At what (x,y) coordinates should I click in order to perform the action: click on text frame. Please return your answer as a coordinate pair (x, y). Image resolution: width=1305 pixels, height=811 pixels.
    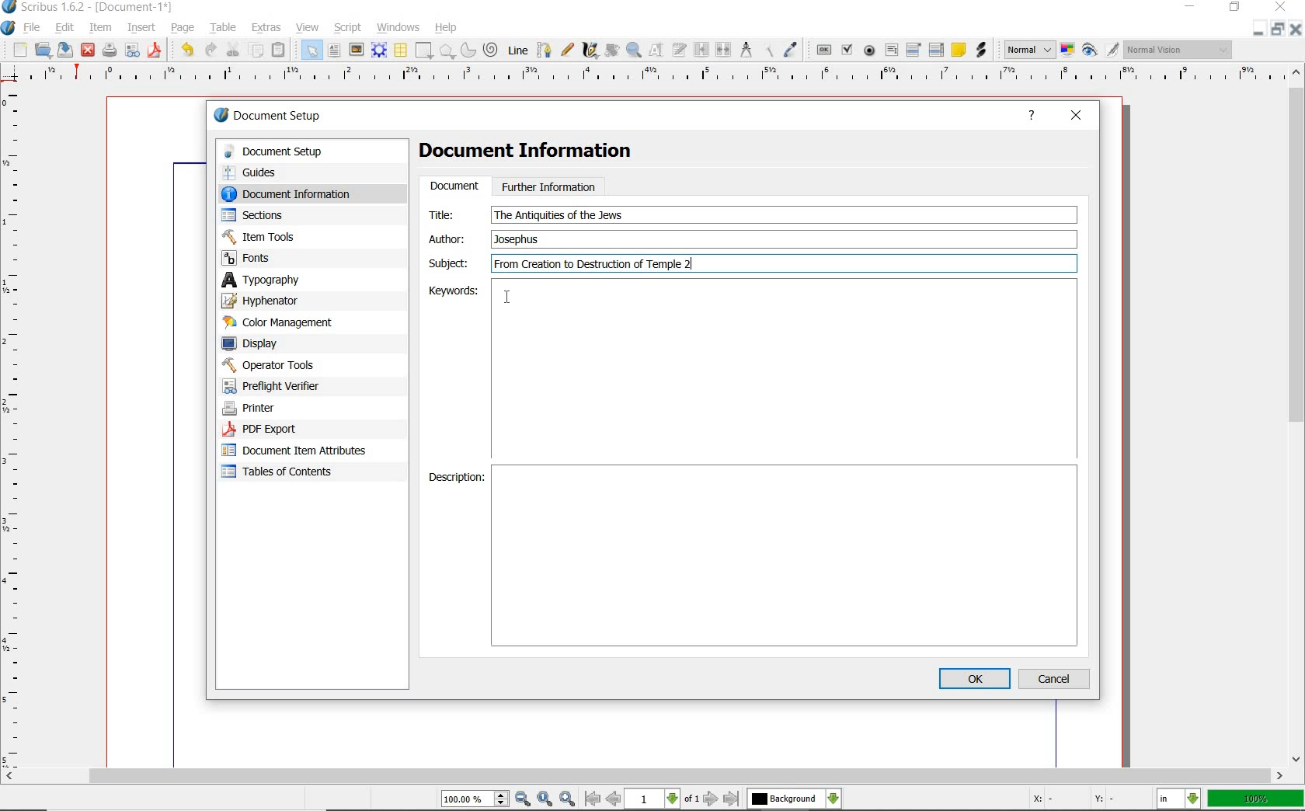
    Looking at the image, I should click on (334, 50).